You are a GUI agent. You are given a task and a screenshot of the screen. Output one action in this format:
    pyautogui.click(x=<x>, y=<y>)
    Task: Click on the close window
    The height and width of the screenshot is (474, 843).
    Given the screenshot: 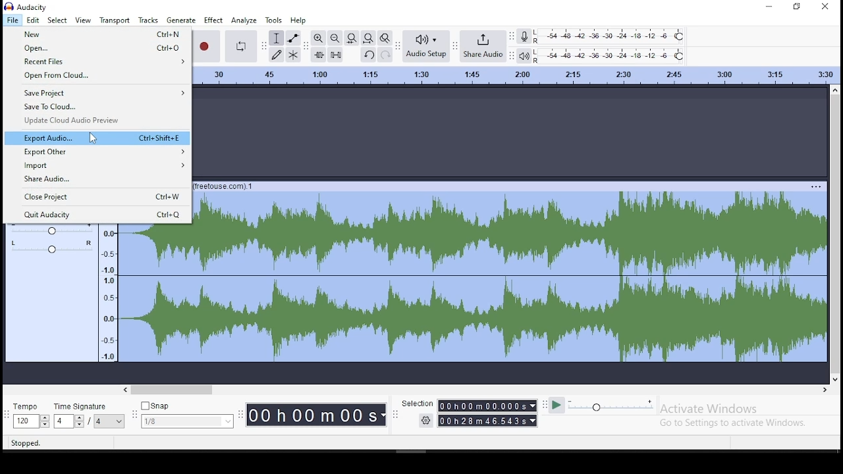 What is the action you would take?
    pyautogui.click(x=828, y=7)
    